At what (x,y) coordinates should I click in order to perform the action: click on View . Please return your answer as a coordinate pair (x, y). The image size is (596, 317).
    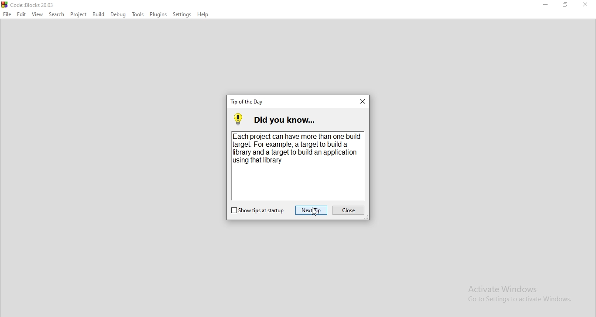
    Looking at the image, I should click on (38, 14).